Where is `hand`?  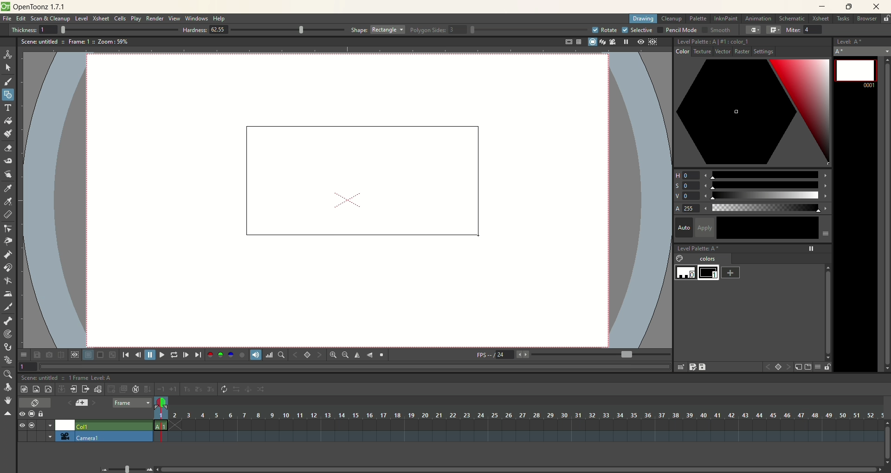
hand is located at coordinates (8, 400).